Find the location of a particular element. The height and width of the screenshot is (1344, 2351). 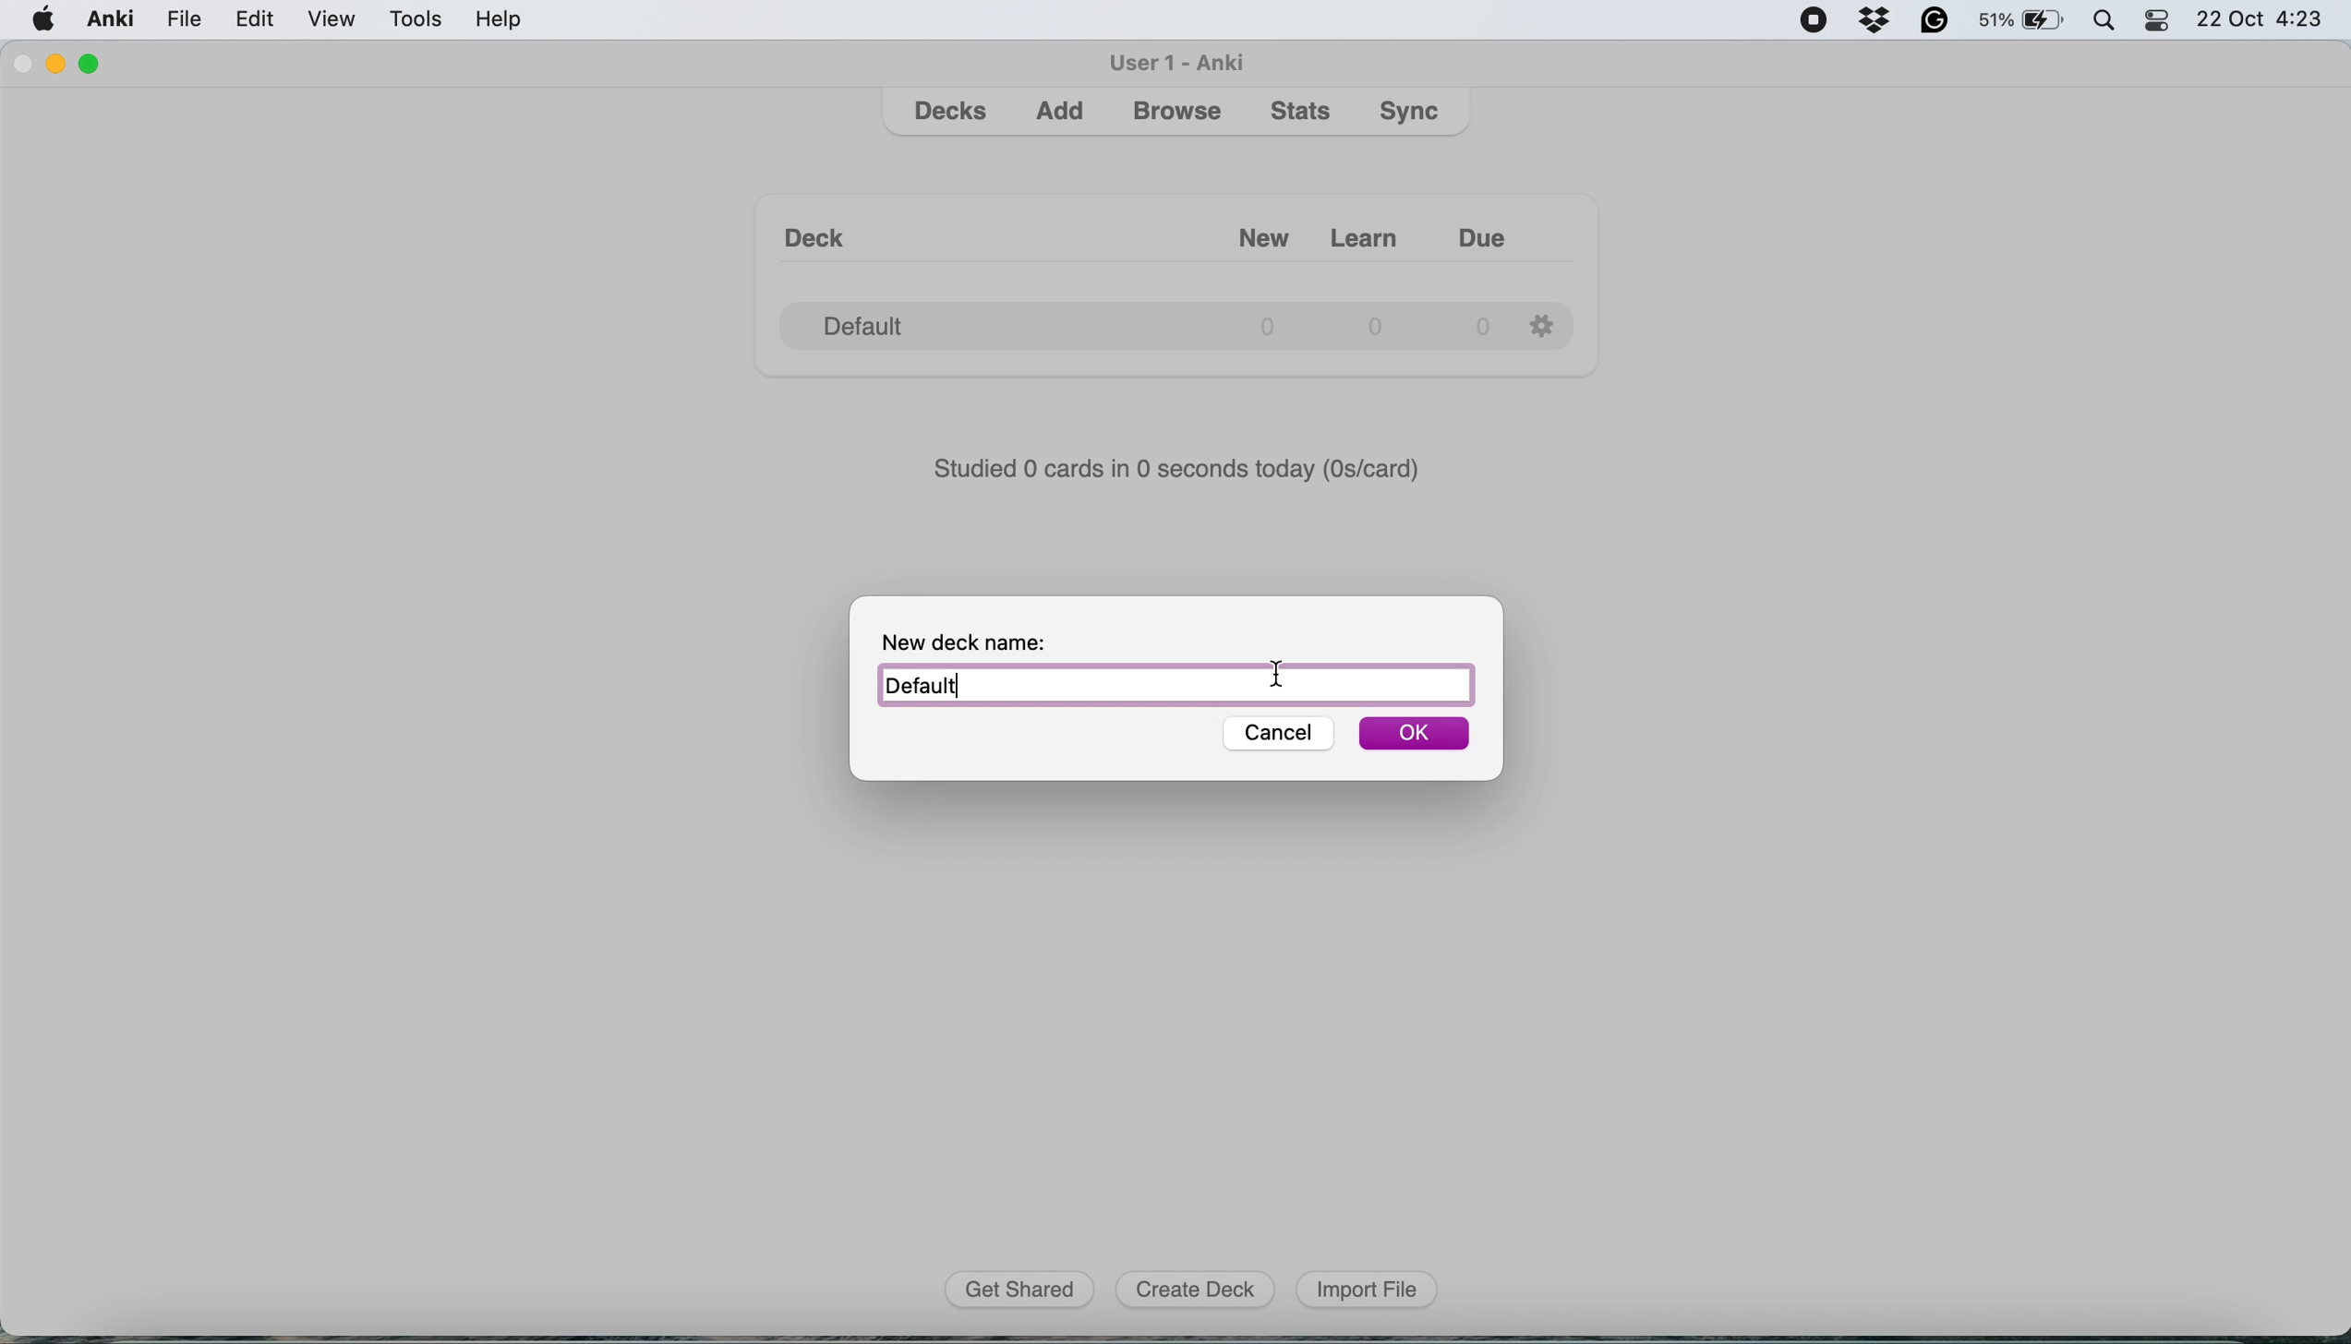

Settings is located at coordinates (1547, 322).